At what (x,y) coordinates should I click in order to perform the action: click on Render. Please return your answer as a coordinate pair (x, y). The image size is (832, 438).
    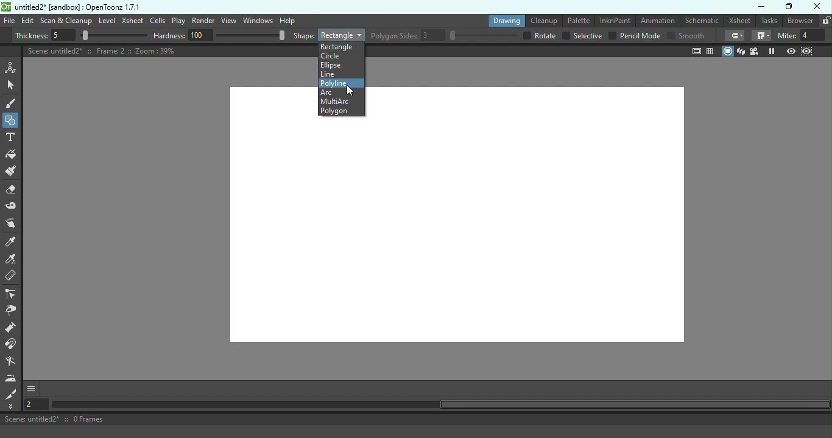
    Looking at the image, I should click on (203, 21).